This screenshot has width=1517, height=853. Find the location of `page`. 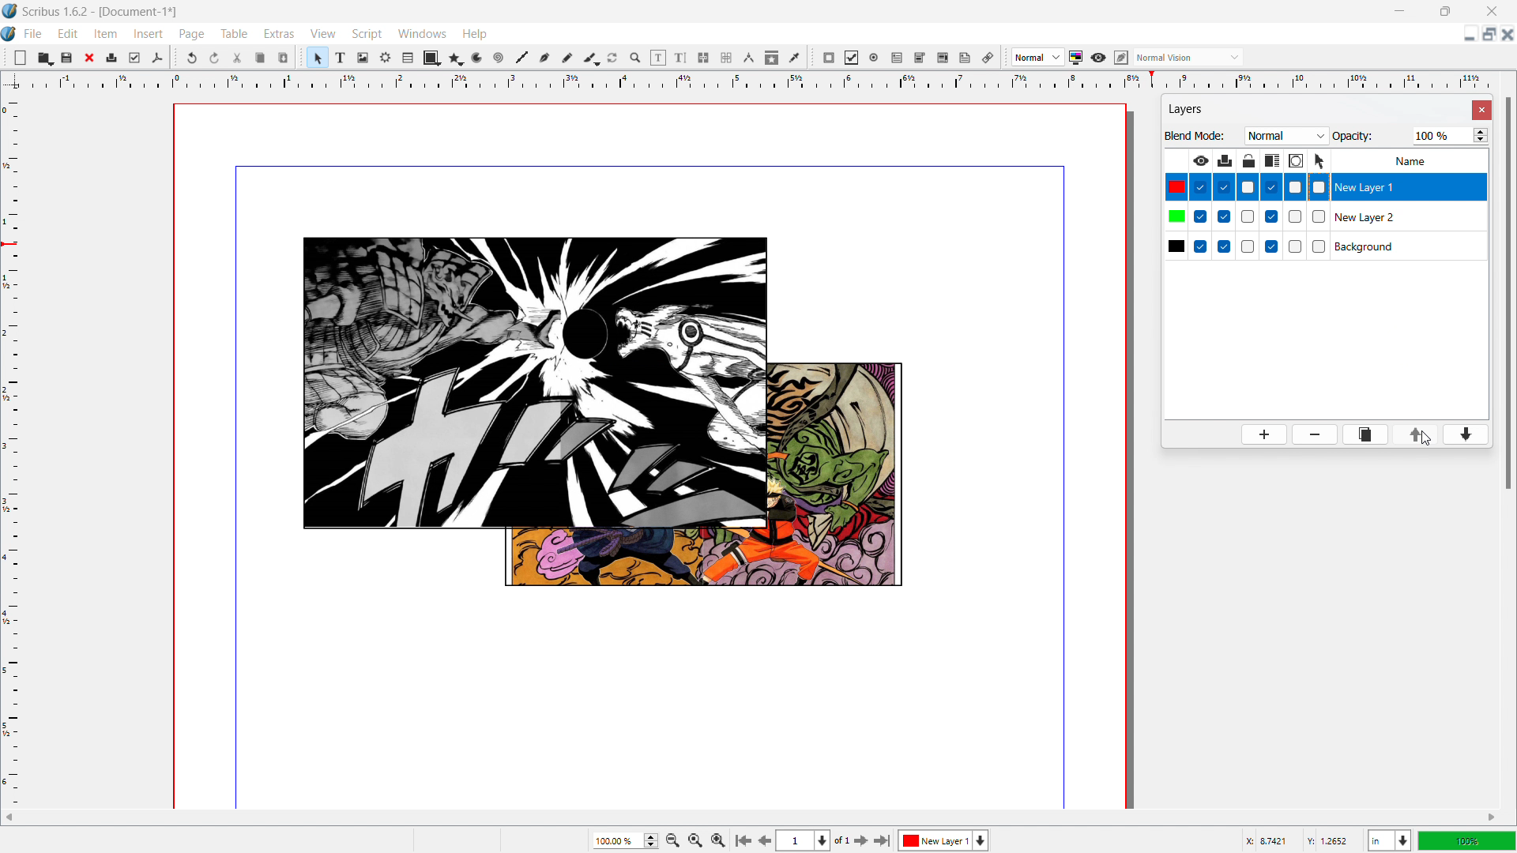

page is located at coordinates (192, 33).